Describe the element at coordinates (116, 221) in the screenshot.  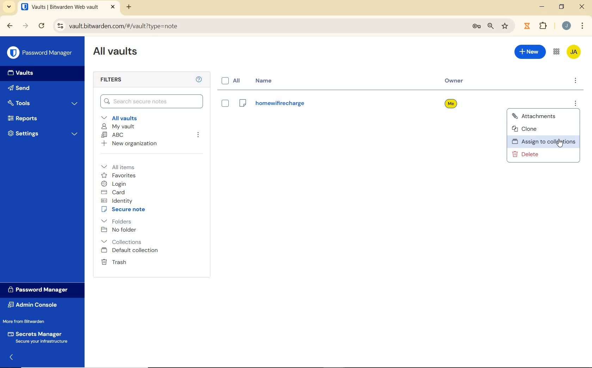
I see `folders` at that location.